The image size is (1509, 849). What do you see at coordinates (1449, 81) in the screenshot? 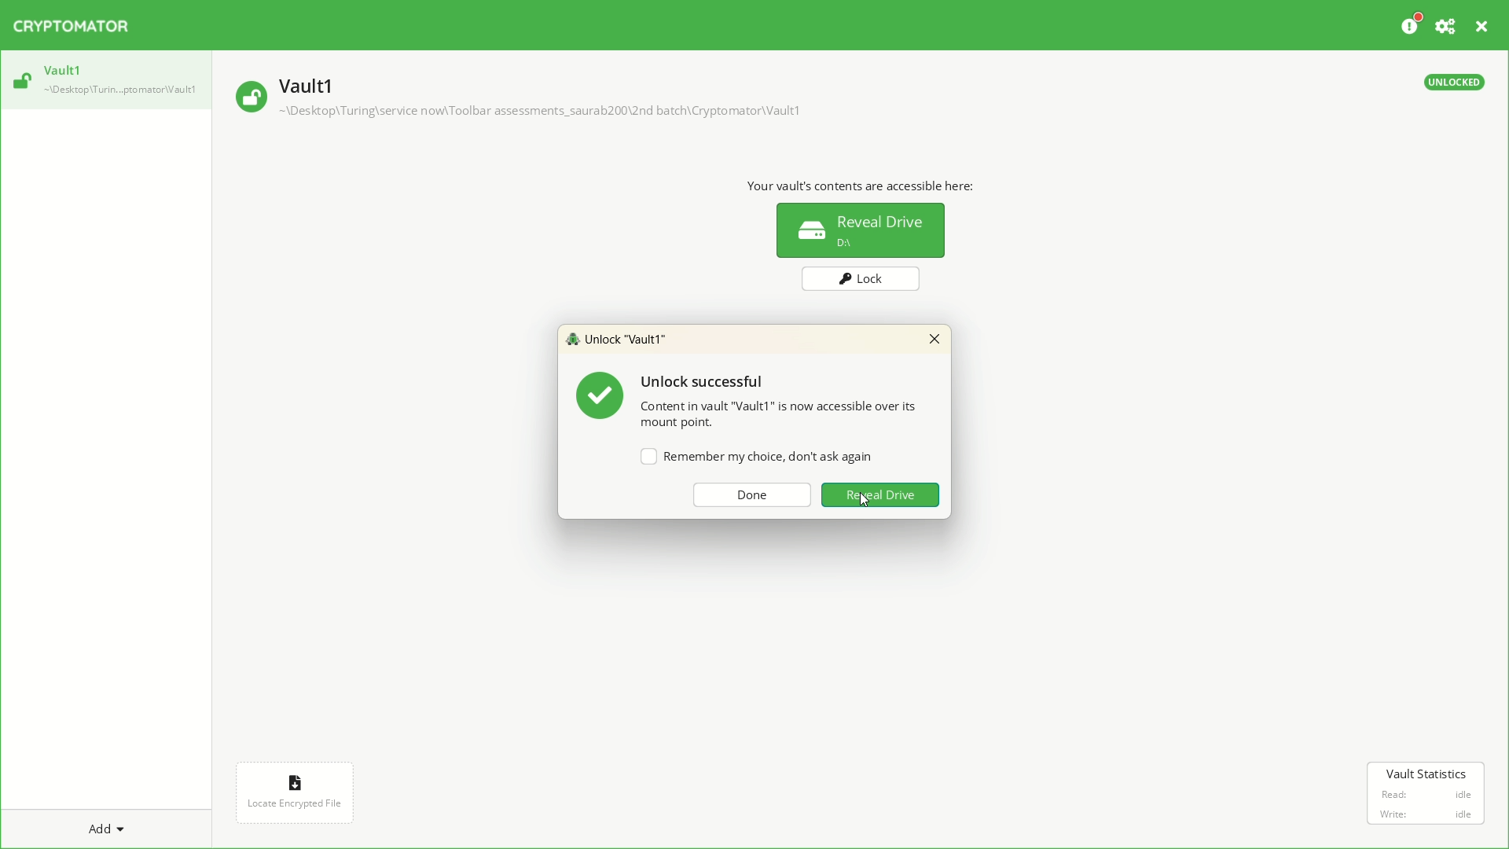
I see `unlocked` at bounding box center [1449, 81].